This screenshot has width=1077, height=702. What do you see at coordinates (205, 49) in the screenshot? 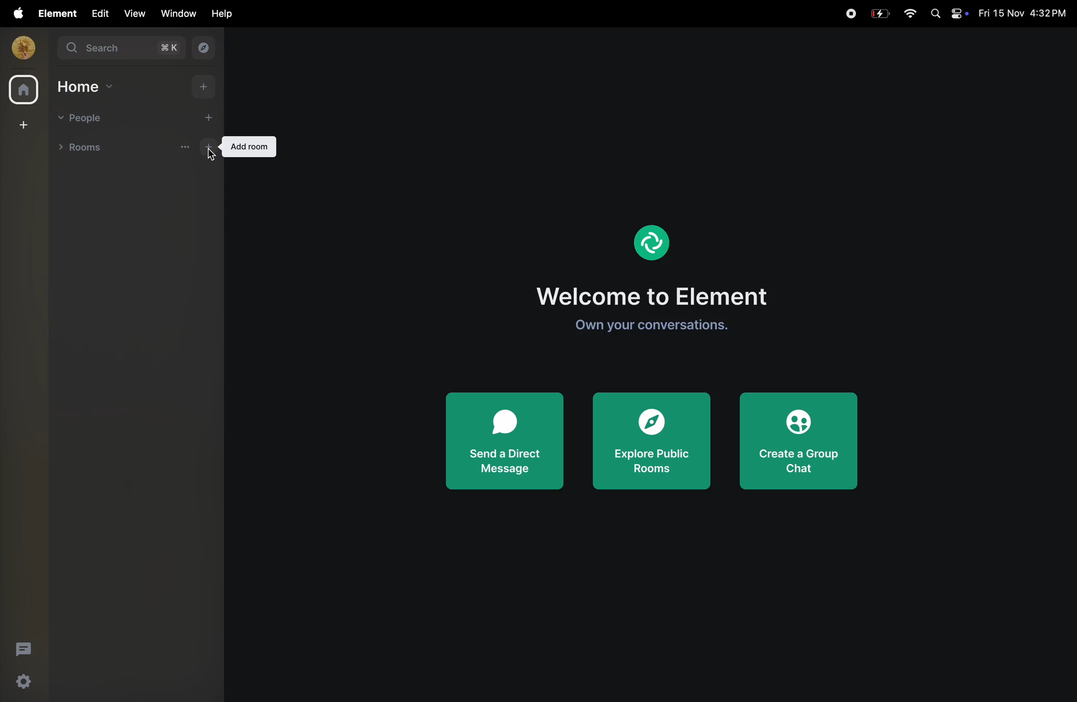
I see `explore` at bounding box center [205, 49].